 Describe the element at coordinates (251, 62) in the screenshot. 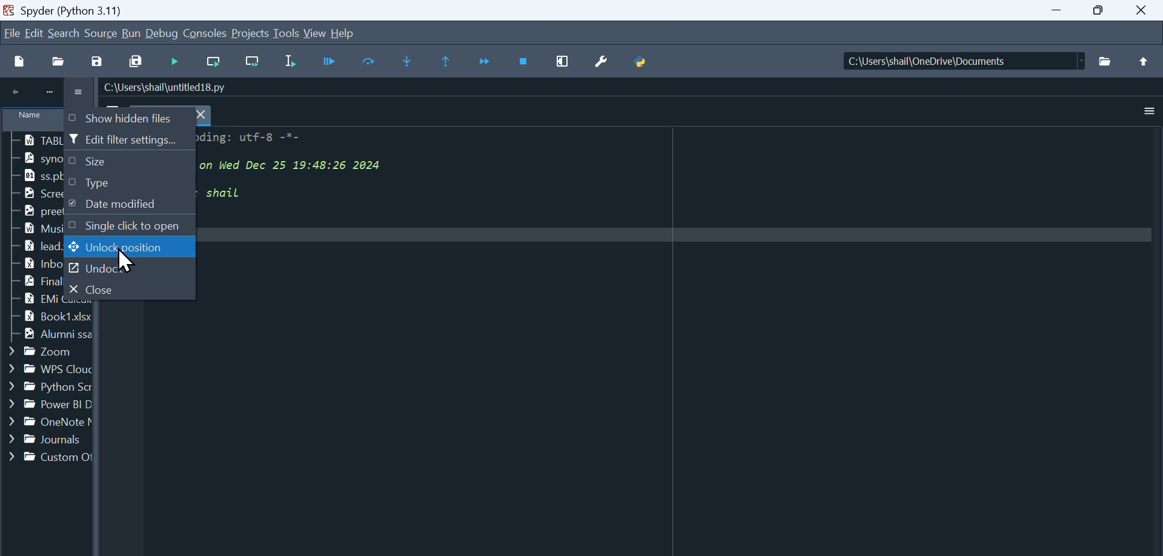

I see `Run current file and go to the next one` at that location.